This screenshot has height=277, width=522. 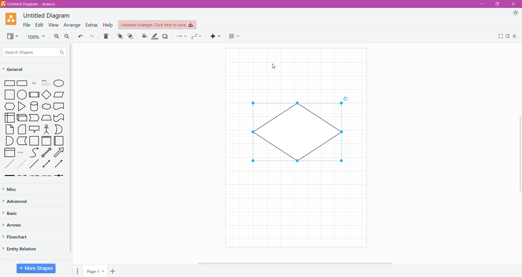 I want to click on Zoom 100%, so click(x=36, y=37).